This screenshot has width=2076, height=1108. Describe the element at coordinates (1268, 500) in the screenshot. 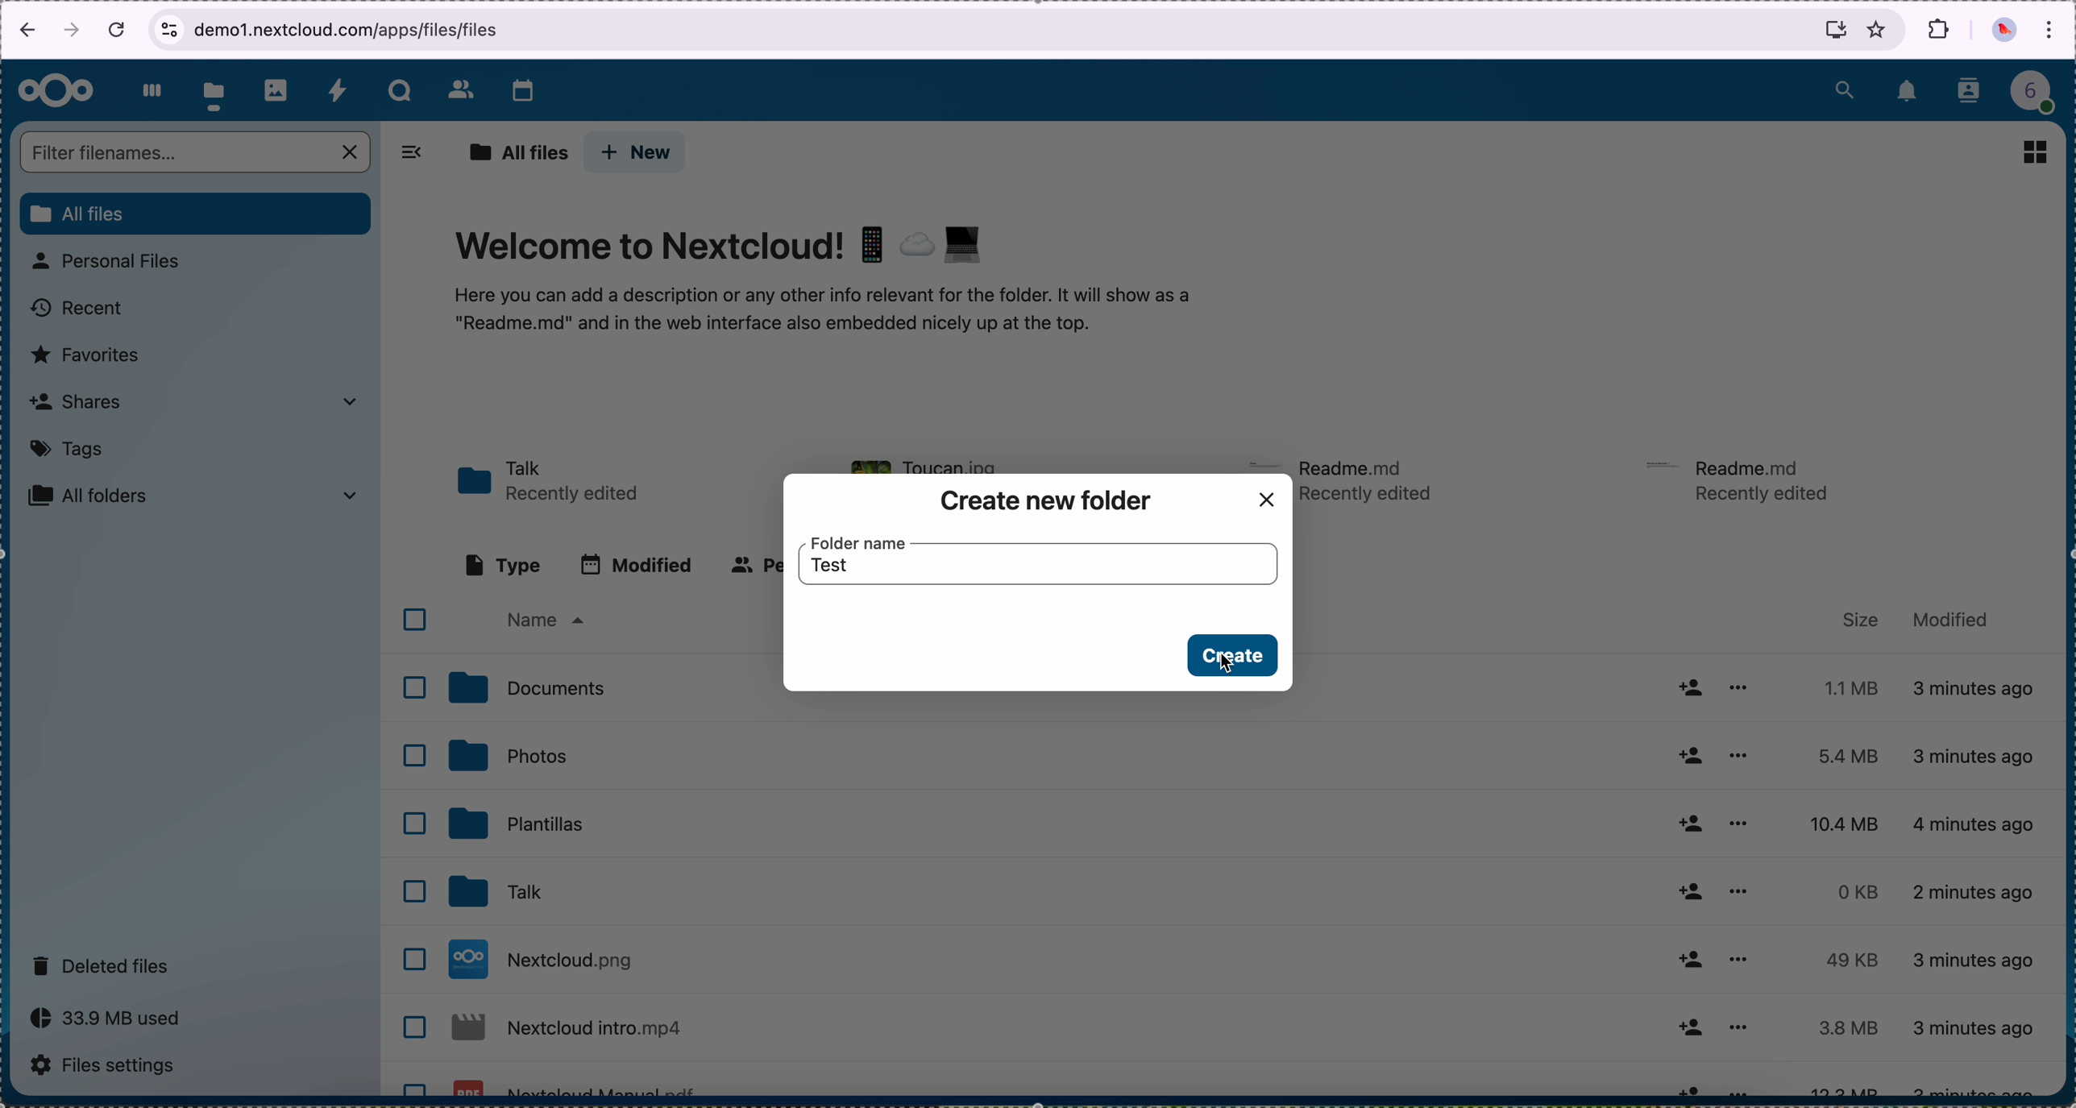

I see `close` at that location.